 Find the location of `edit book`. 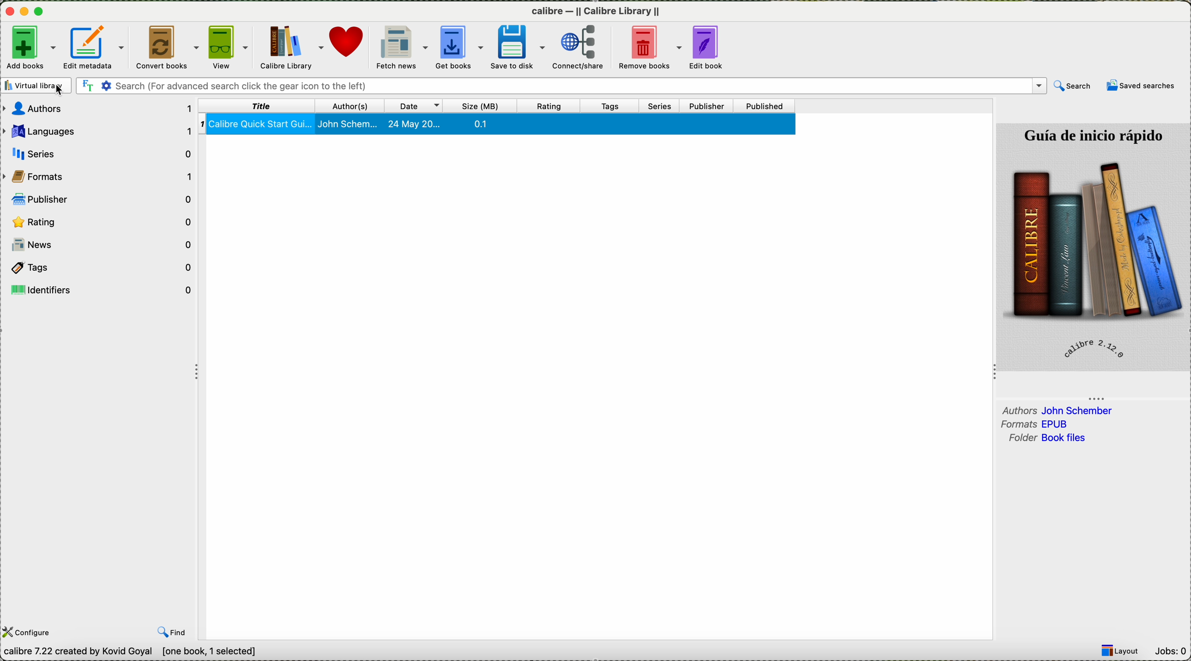

edit book is located at coordinates (712, 48).